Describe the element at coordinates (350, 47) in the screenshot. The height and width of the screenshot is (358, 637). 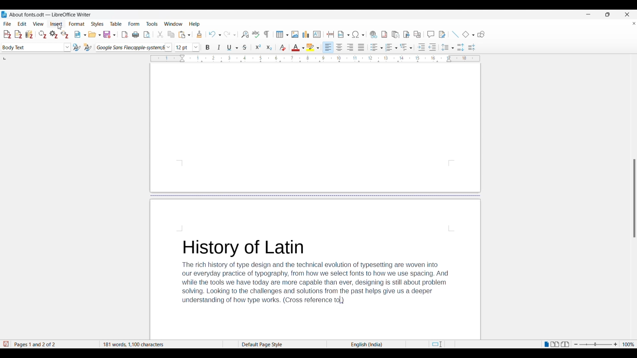
I see `Align right` at that location.